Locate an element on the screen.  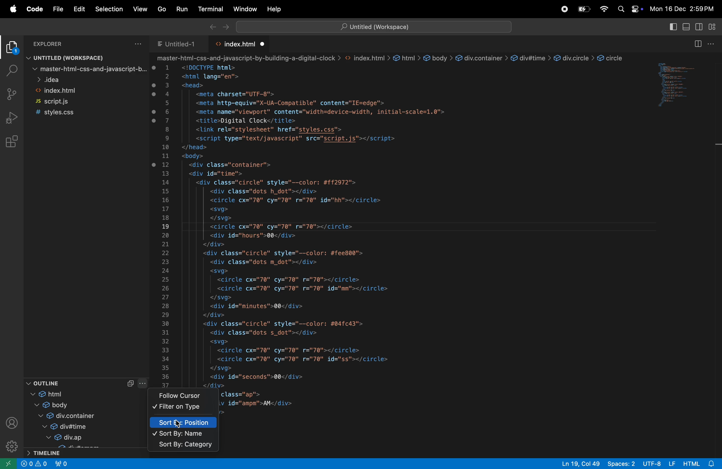
-html-css-and-javascript-by-building-a-digital-clock > <> index.html > & html > € body > & div.container > &@ div#time > &@ div.circle > @ circle is located at coordinates (393, 58).